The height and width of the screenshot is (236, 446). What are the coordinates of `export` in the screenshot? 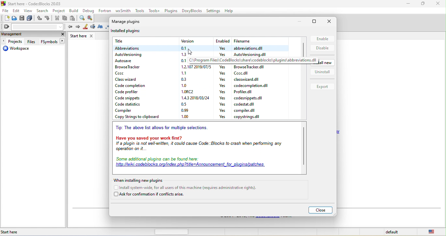 It's located at (322, 86).